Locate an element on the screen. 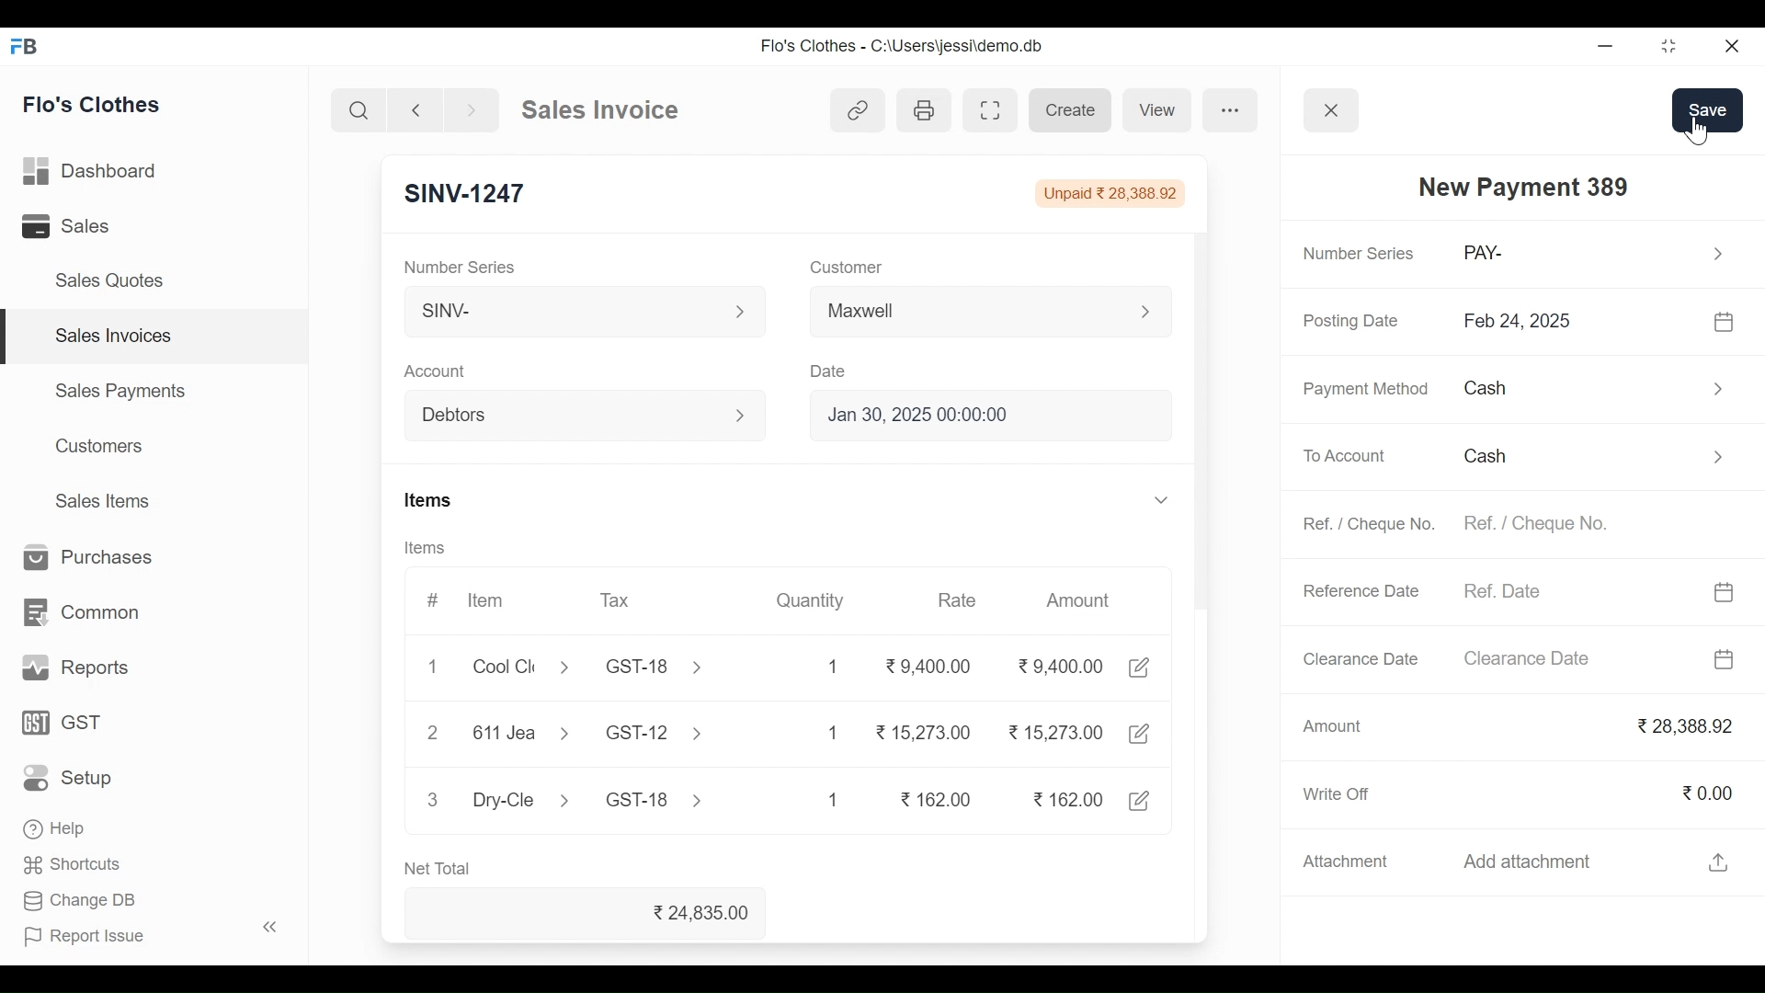 The width and height of the screenshot is (1765, 993). 0.00 is located at coordinates (1708, 792).